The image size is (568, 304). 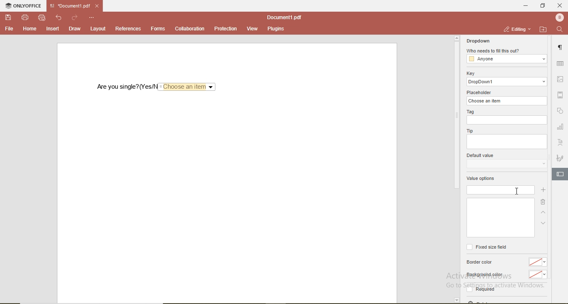 What do you see at coordinates (506, 121) in the screenshot?
I see `empty box` at bounding box center [506, 121].